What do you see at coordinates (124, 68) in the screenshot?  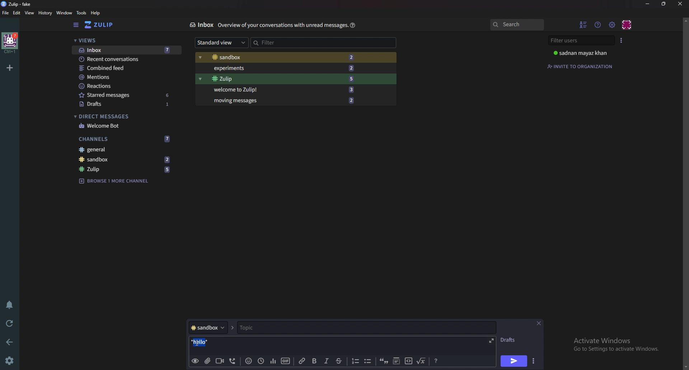 I see `Combined feed` at bounding box center [124, 68].